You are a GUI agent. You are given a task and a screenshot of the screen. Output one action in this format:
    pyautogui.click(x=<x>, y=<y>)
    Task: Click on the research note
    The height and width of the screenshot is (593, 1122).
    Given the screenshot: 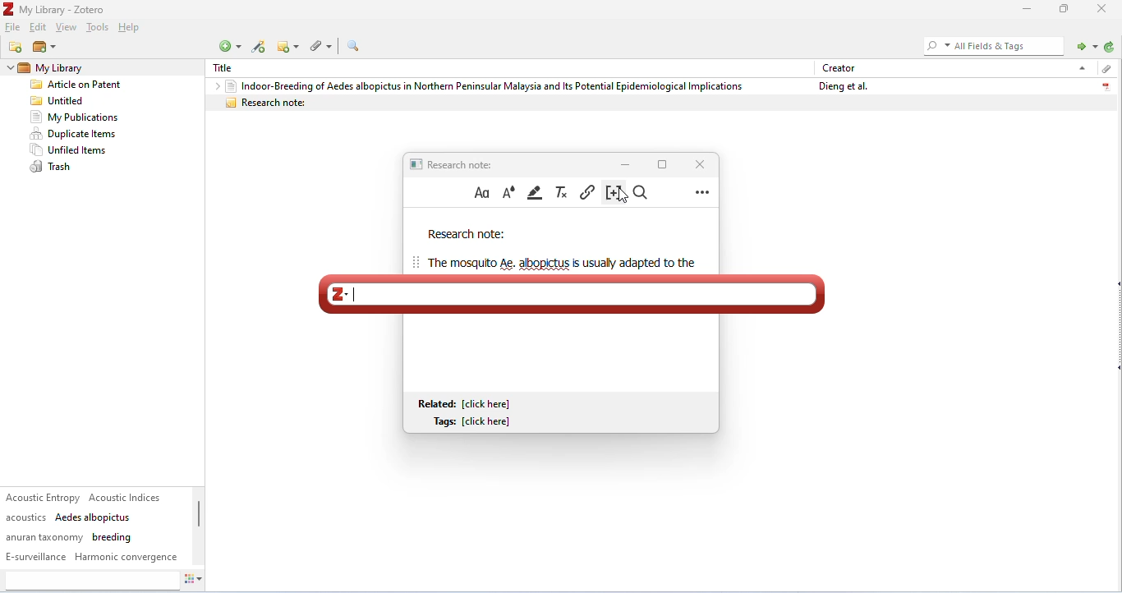 What is the action you would take?
    pyautogui.click(x=660, y=103)
    